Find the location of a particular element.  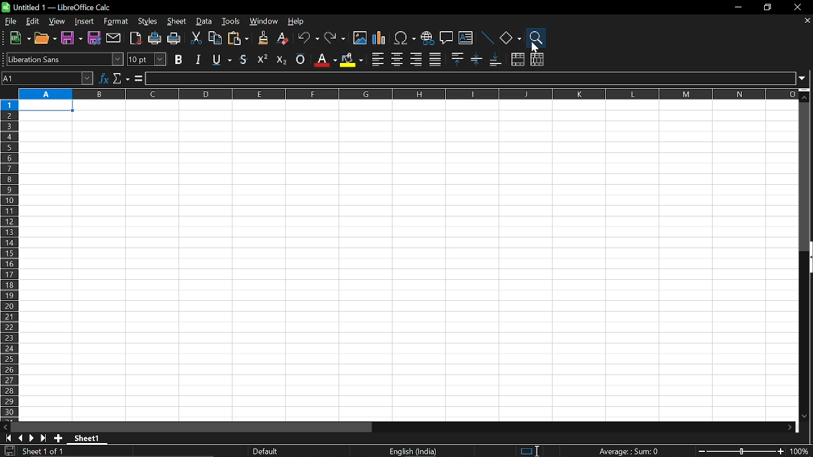

eraser is located at coordinates (283, 39).